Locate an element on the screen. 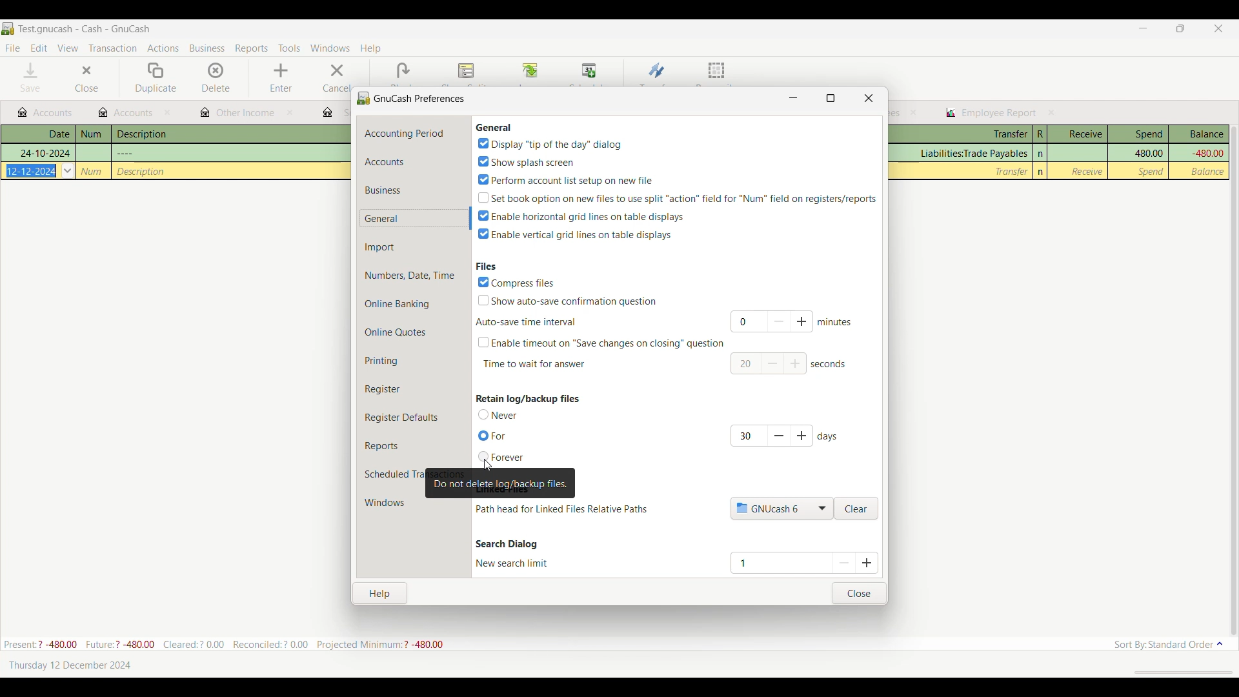   is located at coordinates (44, 153).